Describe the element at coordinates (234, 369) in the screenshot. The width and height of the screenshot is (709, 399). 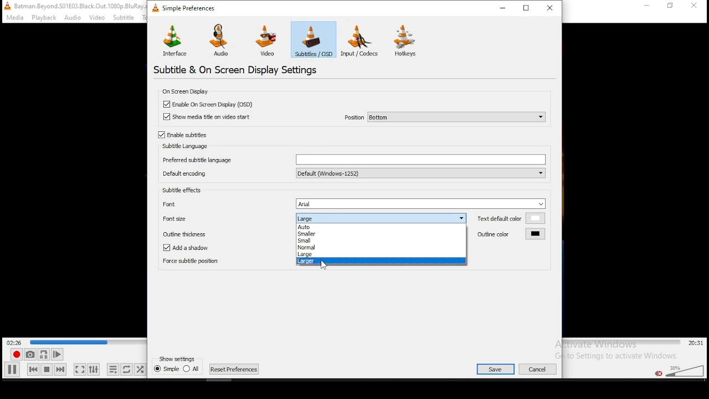
I see `reset preferences` at that location.